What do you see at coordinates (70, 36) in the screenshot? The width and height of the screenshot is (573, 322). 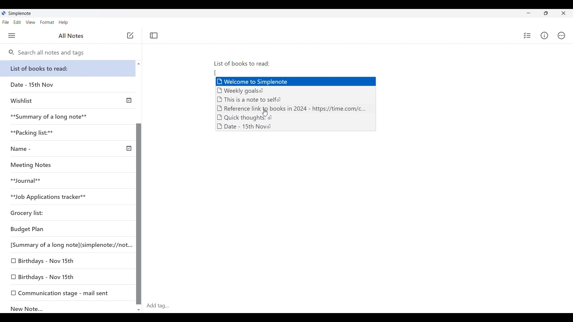 I see `All Notes` at bounding box center [70, 36].